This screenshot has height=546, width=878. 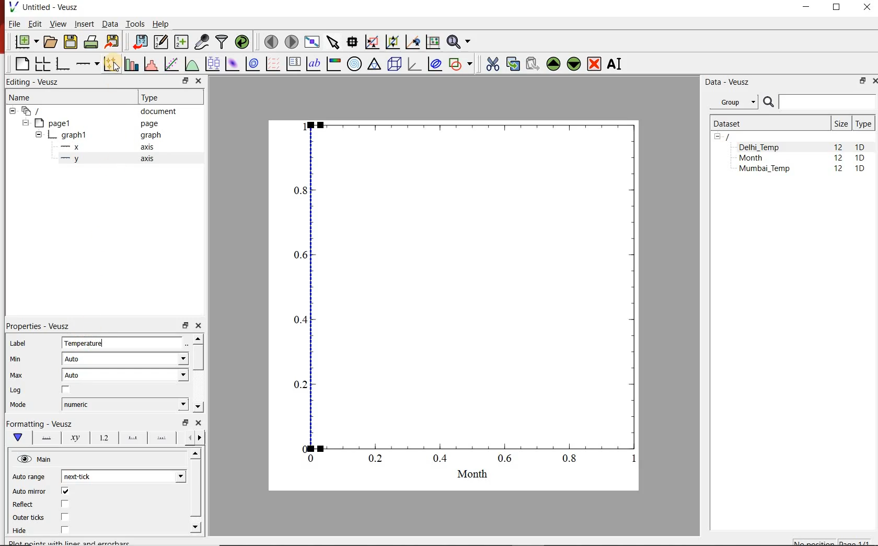 I want to click on Group, so click(x=734, y=101).